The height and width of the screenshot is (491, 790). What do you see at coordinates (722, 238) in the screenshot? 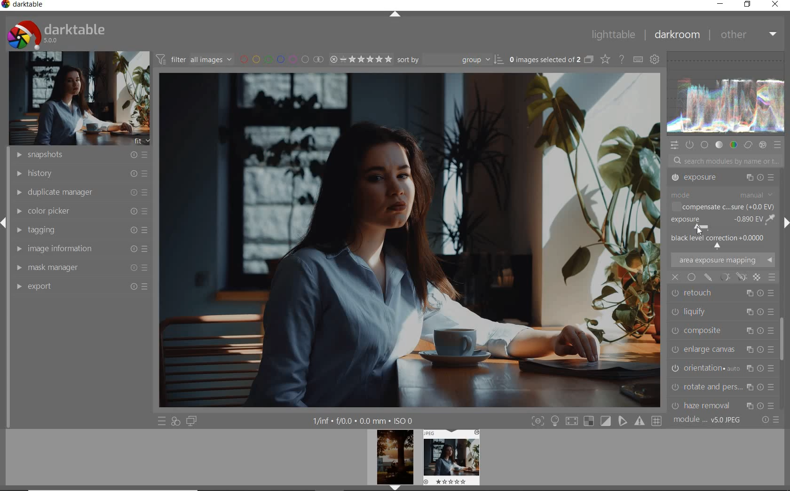
I see `RETOUCH` at bounding box center [722, 238].